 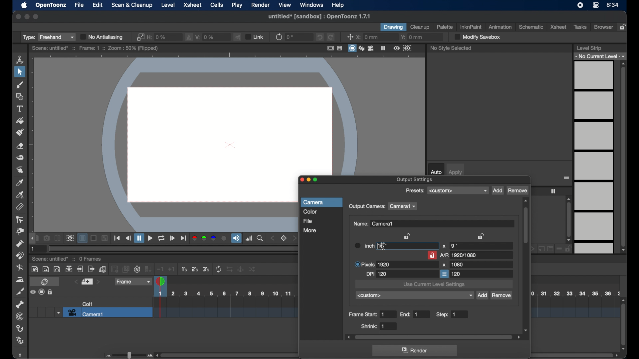 I want to click on auto, so click(x=436, y=172).